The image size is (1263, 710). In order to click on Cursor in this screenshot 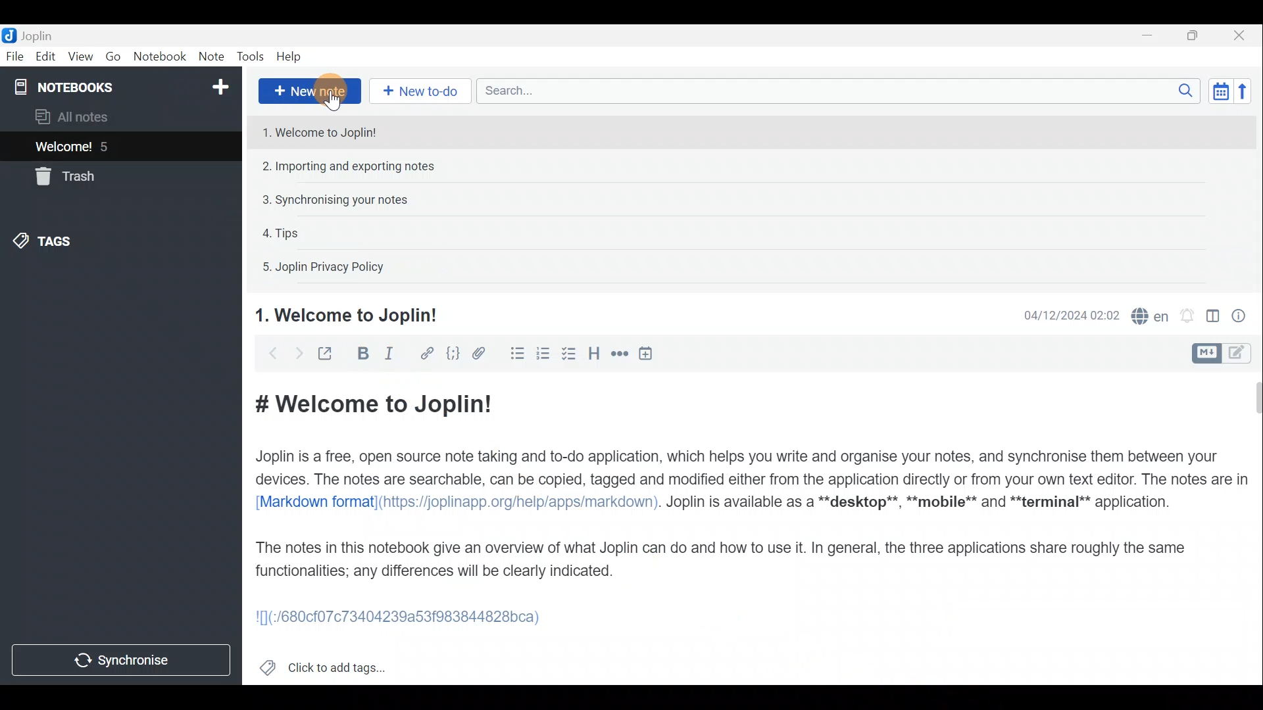, I will do `click(335, 103)`.